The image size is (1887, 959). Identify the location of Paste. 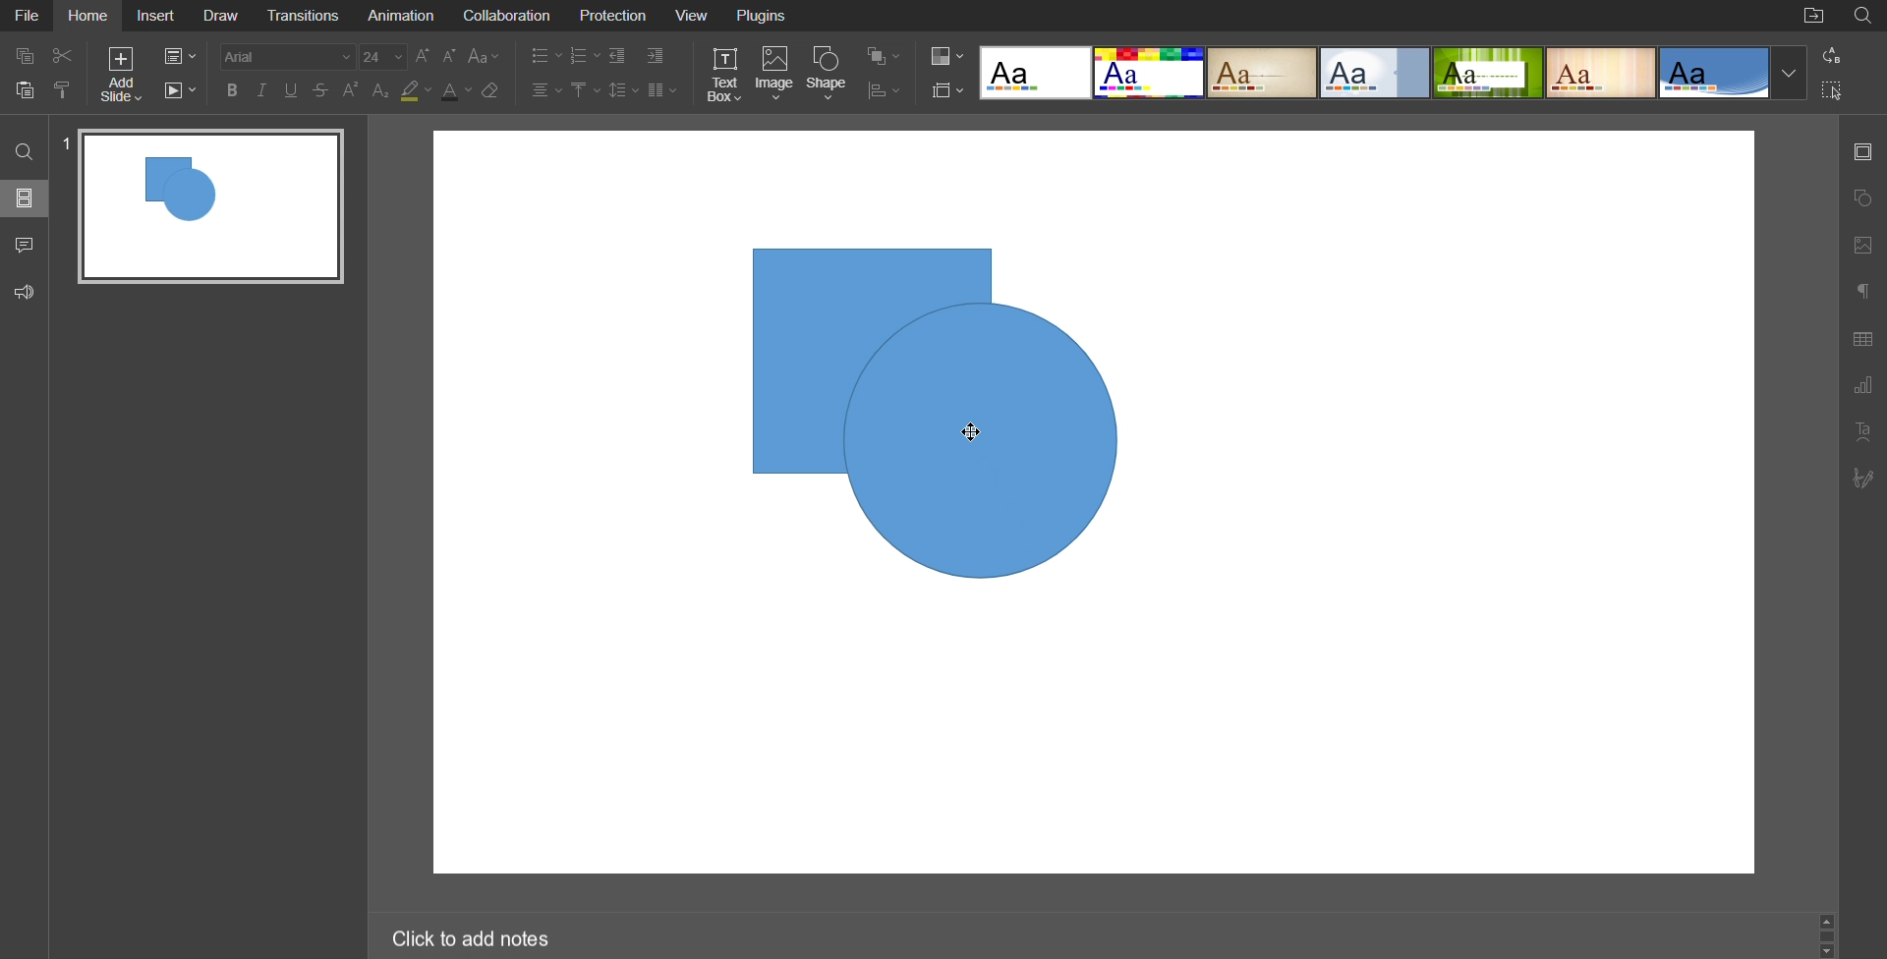
(23, 93).